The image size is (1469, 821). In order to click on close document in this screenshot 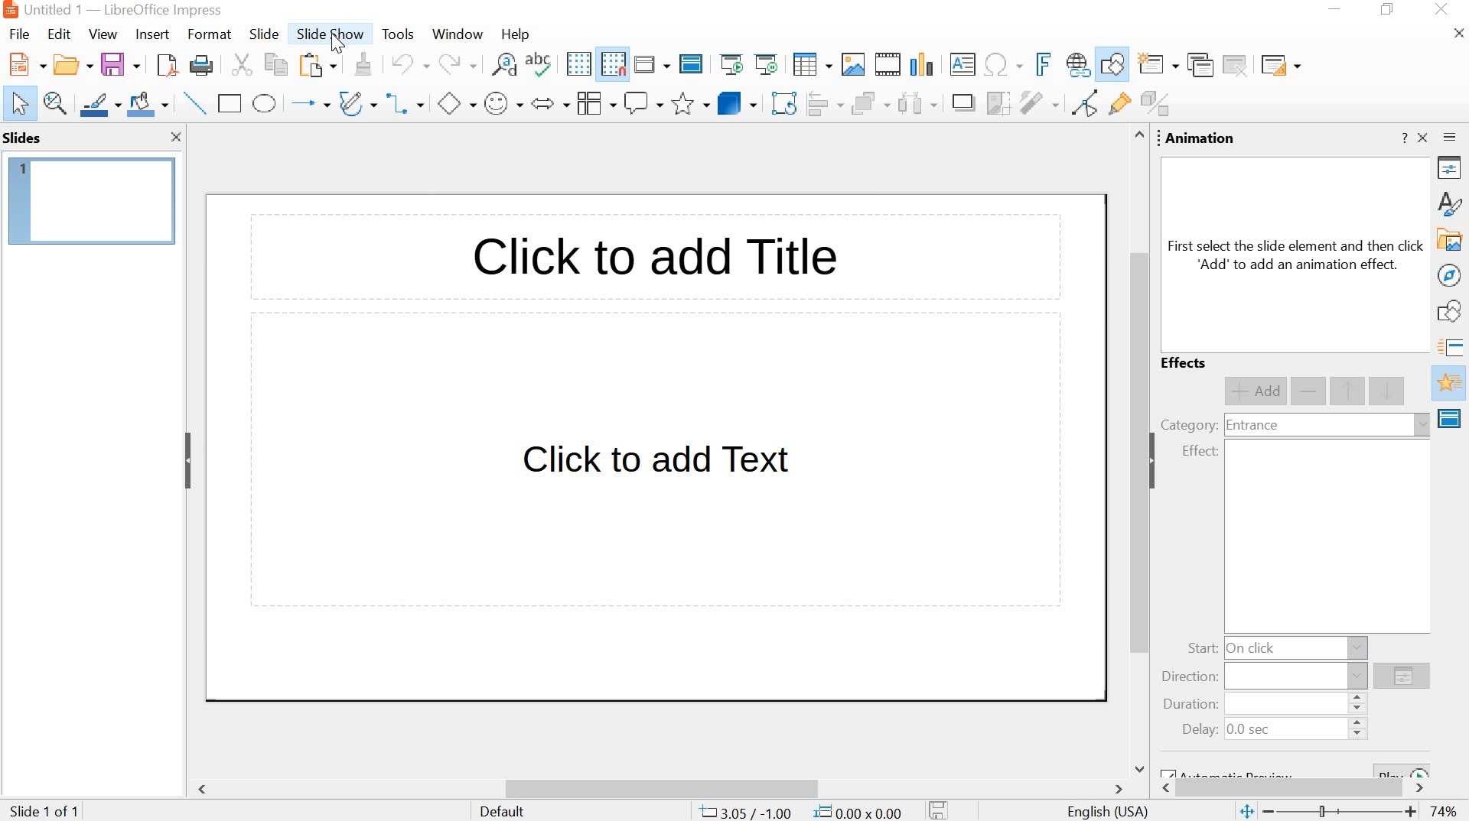, I will do `click(1460, 34)`.